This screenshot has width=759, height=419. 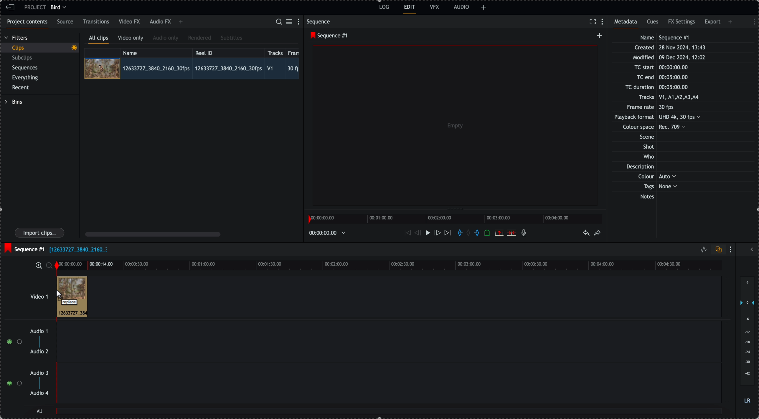 I want to click on audio FX, so click(x=160, y=22).